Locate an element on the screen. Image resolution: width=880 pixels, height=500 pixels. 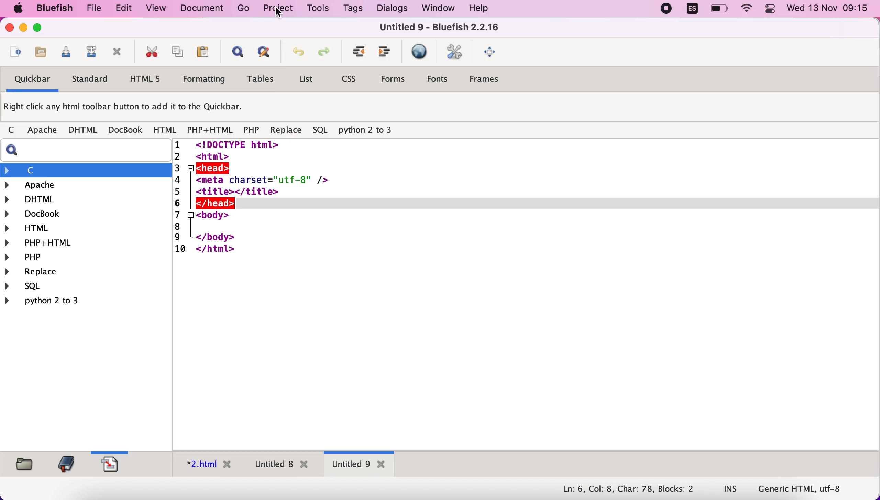
snippets is located at coordinates (114, 463).